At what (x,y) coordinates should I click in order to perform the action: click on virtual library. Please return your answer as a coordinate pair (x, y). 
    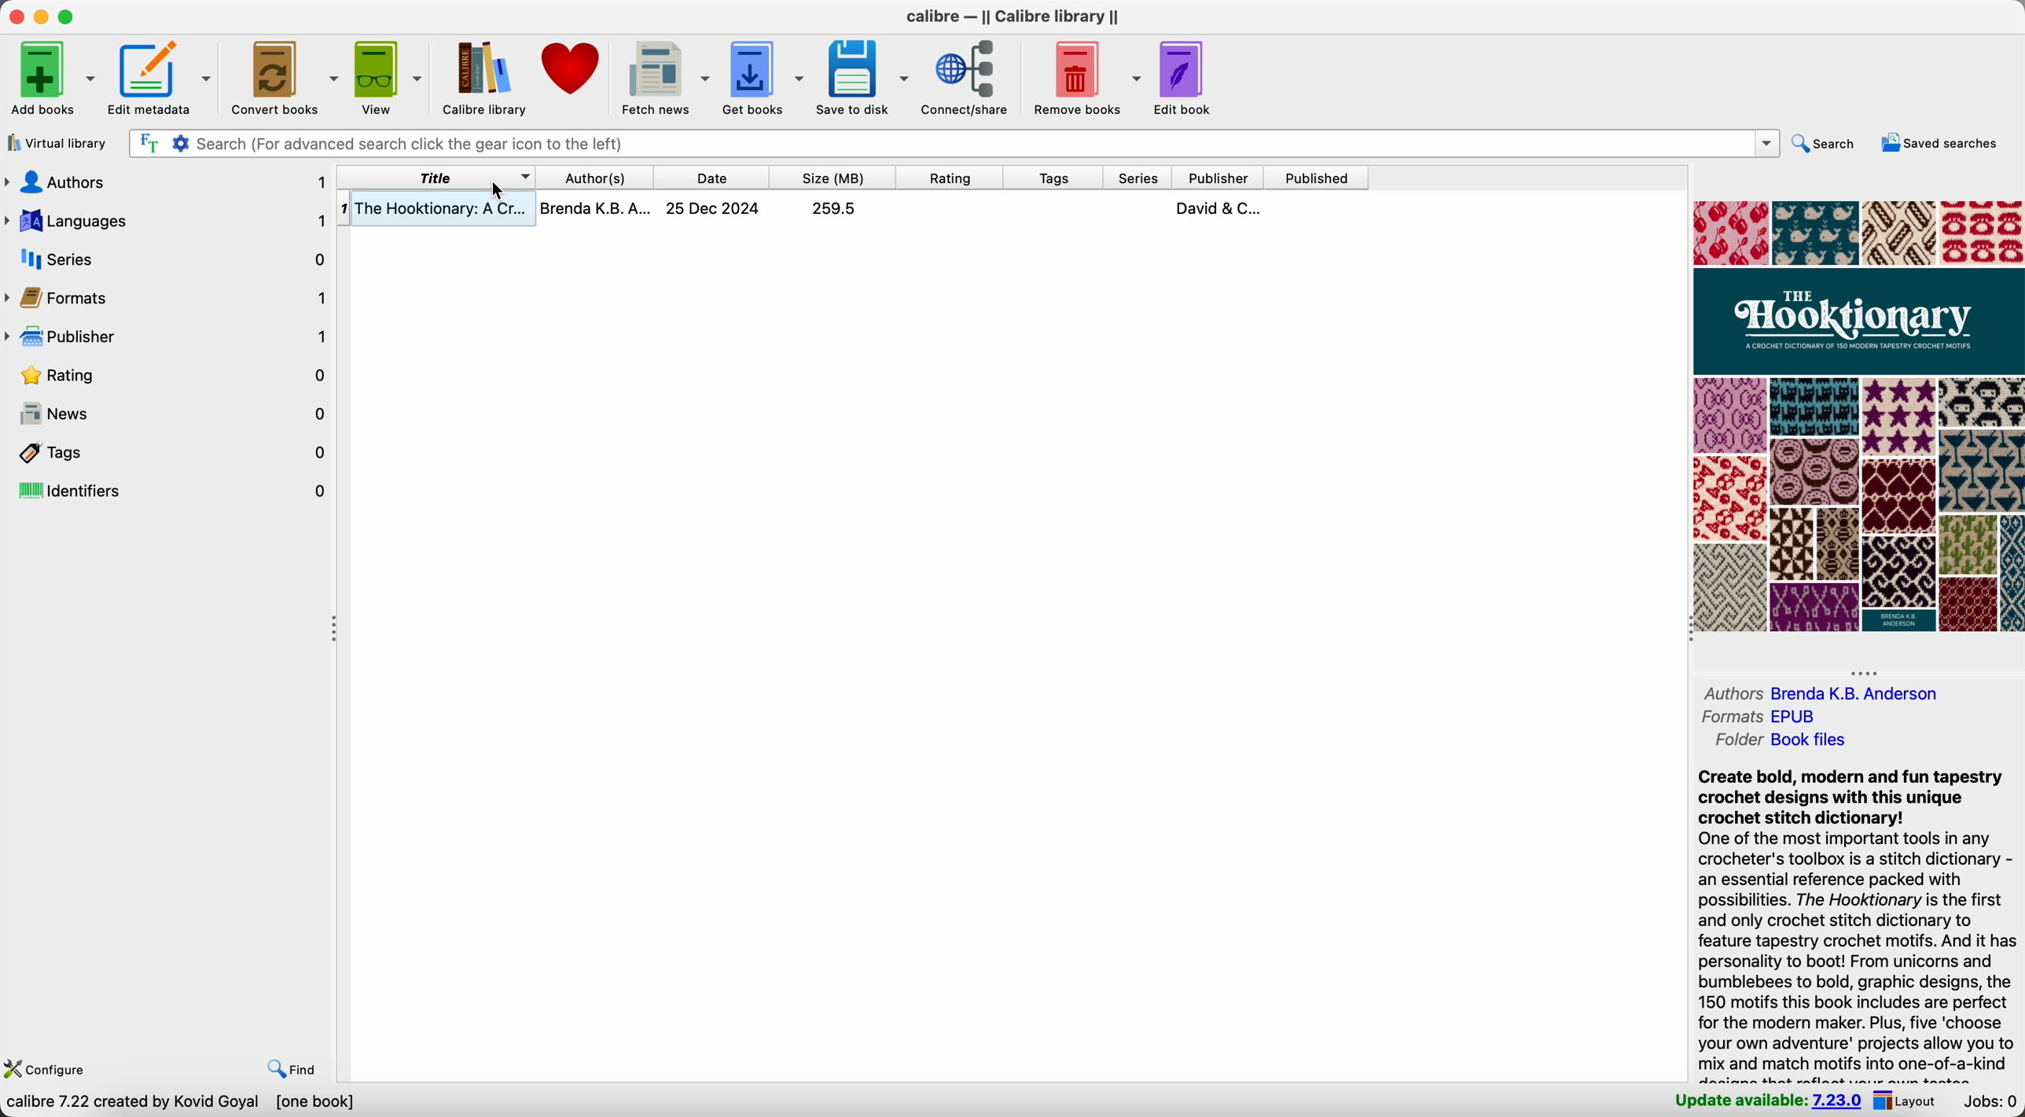
    Looking at the image, I should click on (61, 143).